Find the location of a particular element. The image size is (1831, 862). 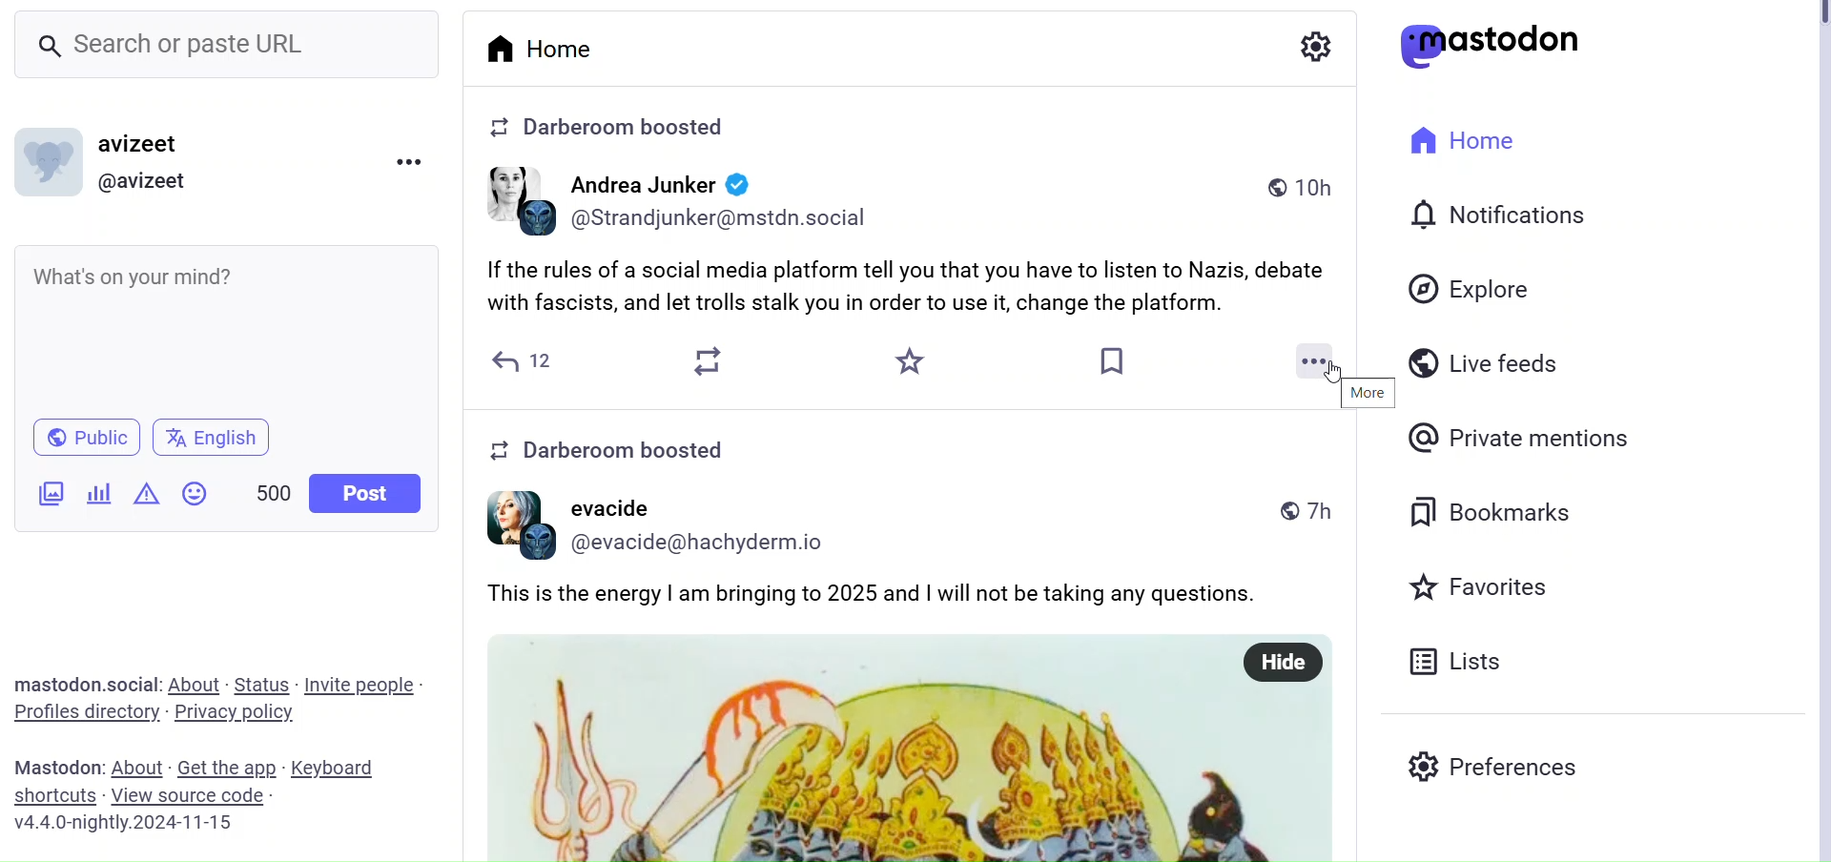

About is located at coordinates (195, 684).